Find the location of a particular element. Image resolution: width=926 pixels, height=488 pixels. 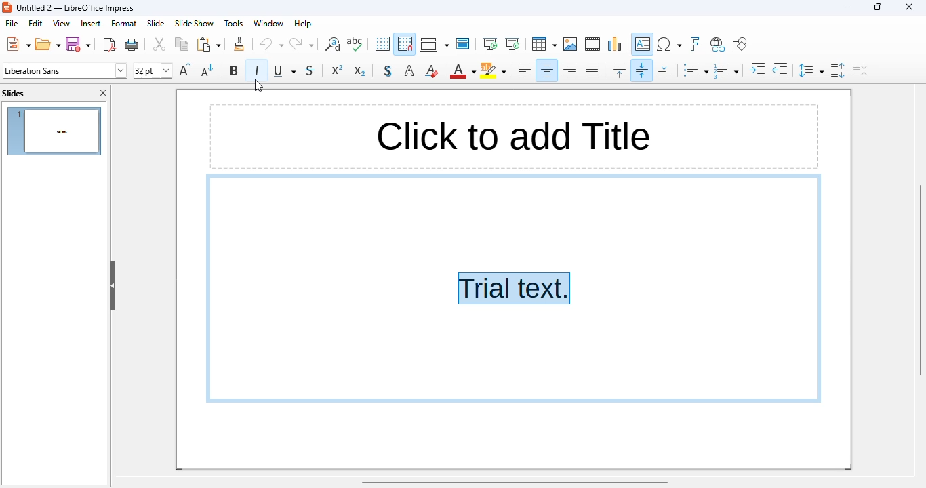

font color is located at coordinates (462, 72).